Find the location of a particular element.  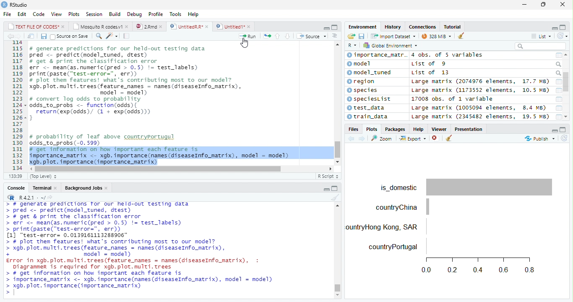

Down is located at coordinates (287, 36).